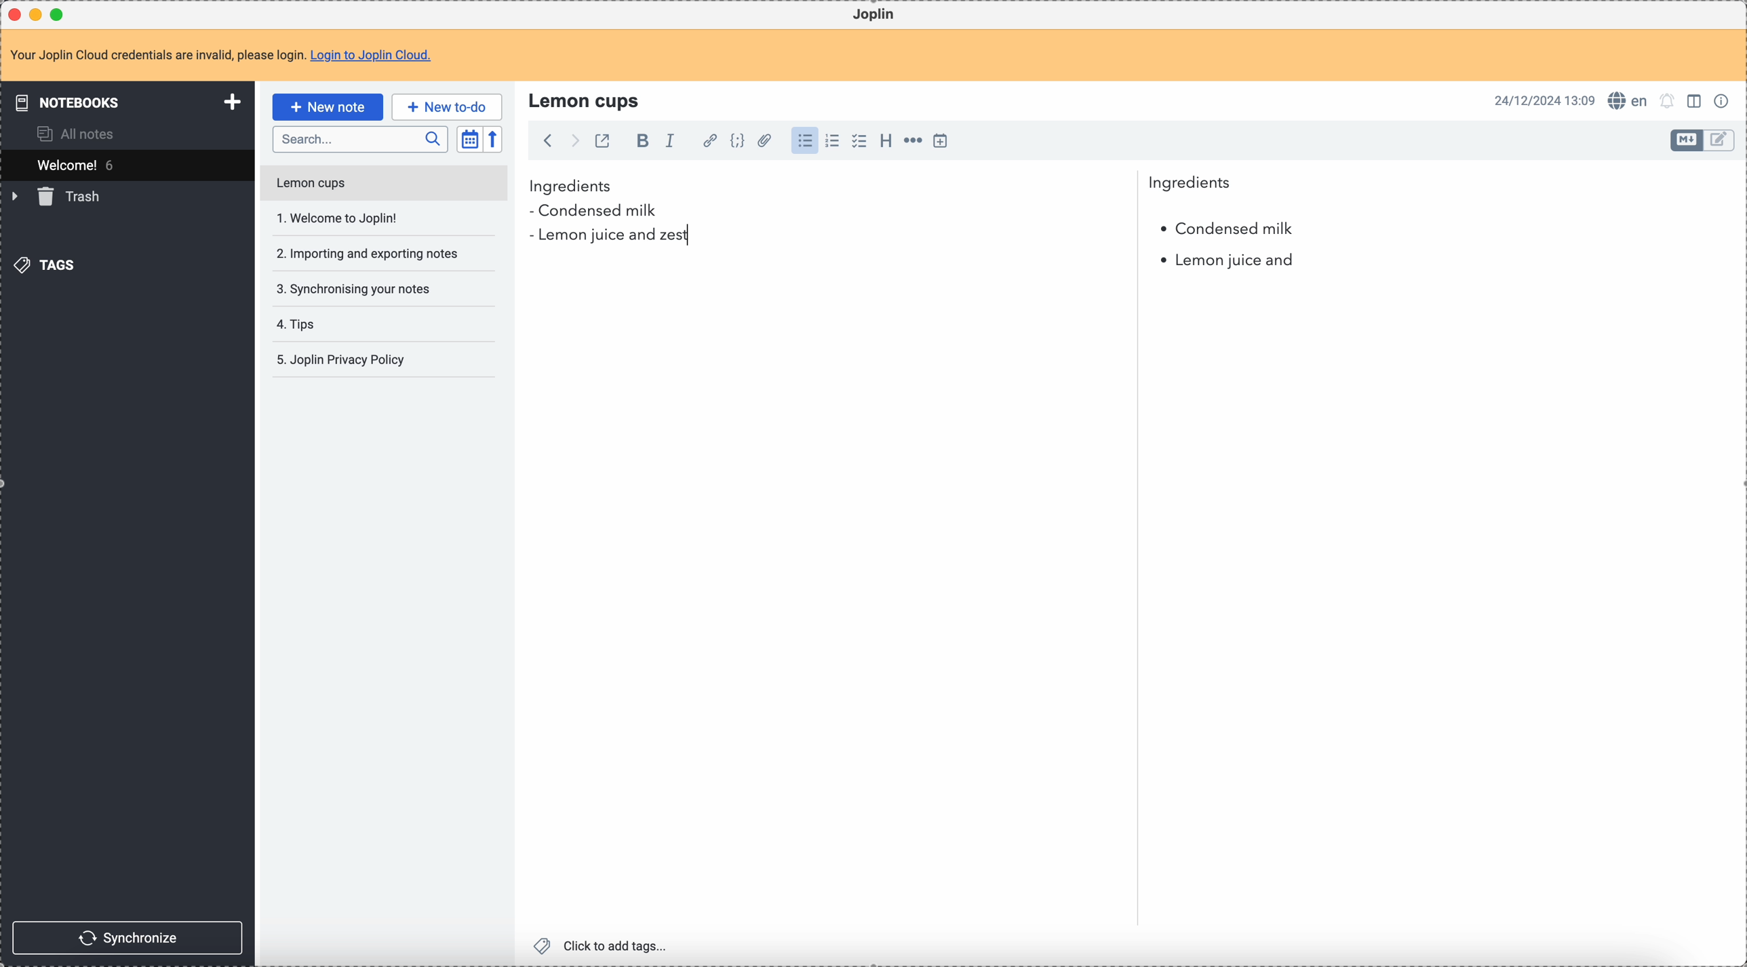 The height and width of the screenshot is (967, 1747). I want to click on close, so click(16, 15).